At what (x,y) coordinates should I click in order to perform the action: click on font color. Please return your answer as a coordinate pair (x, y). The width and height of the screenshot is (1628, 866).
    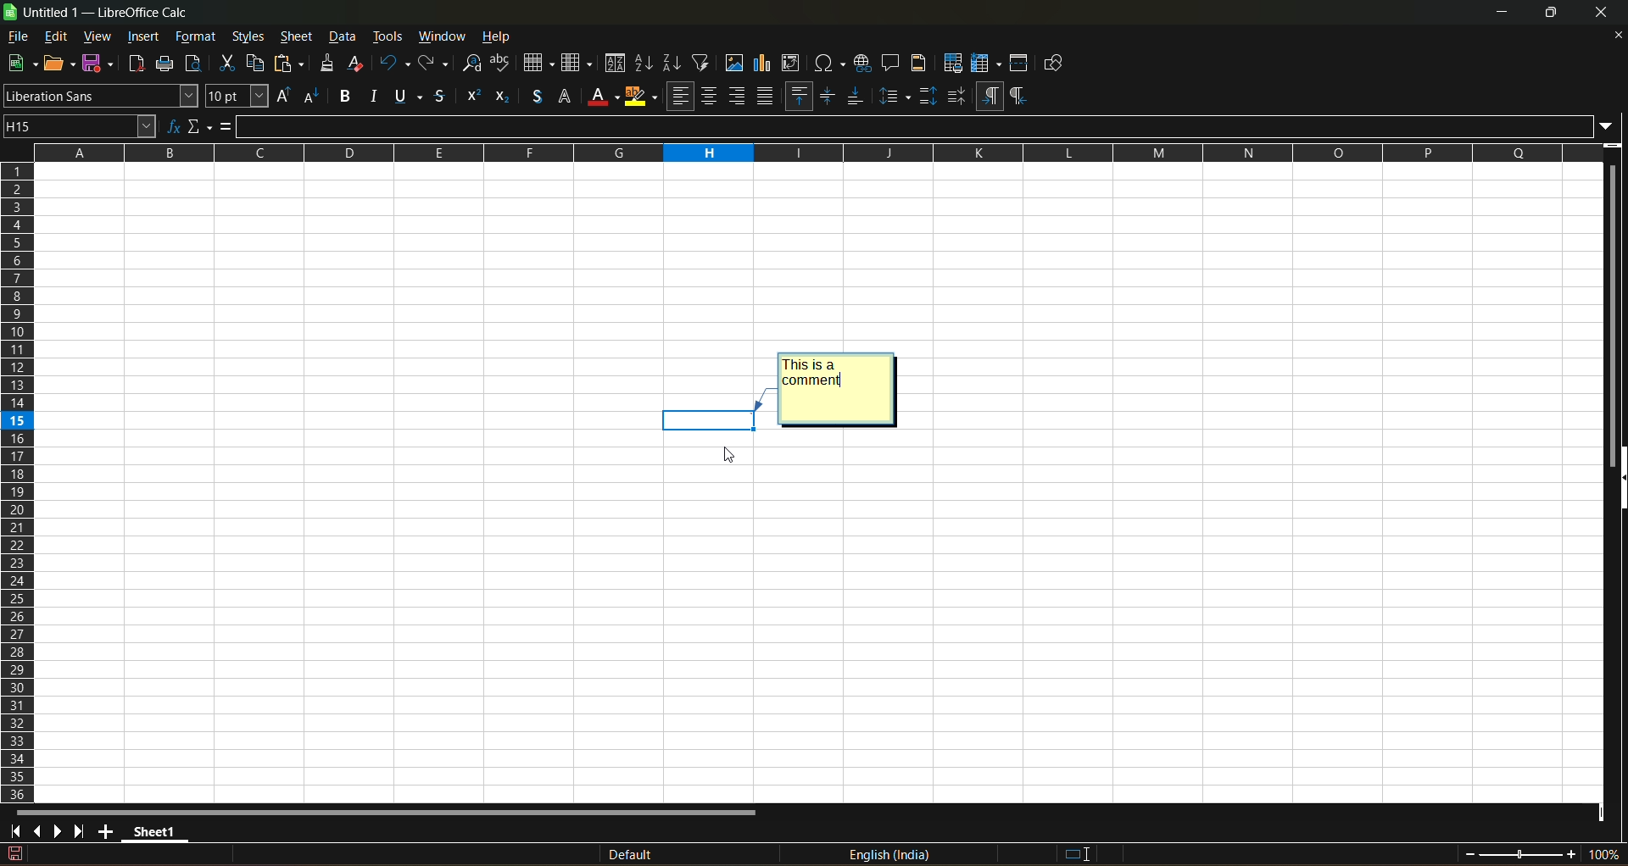
    Looking at the image, I should click on (394, 97).